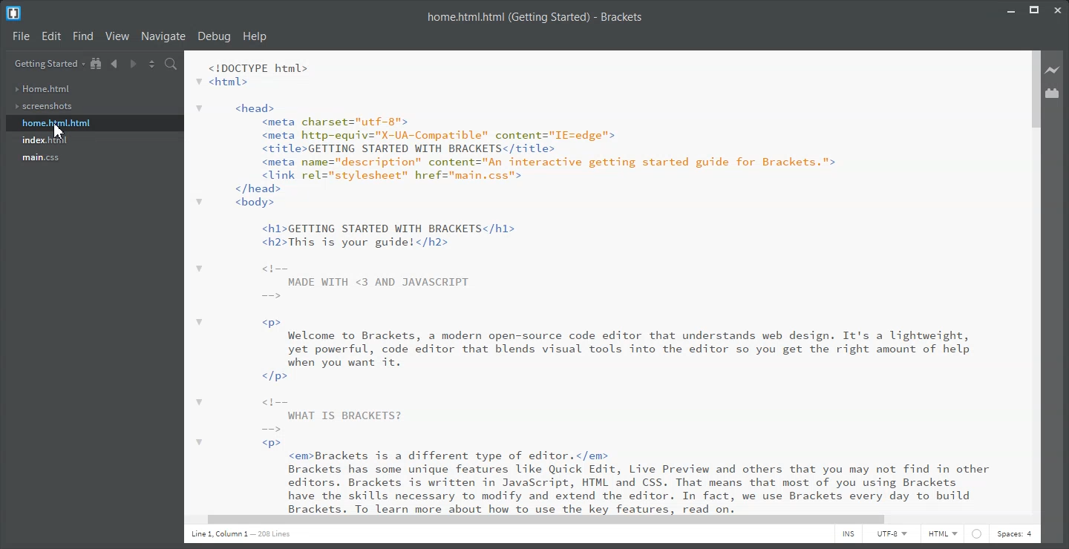 Image resolution: width=1069 pixels, height=549 pixels. Describe the element at coordinates (14, 13) in the screenshot. I see `Logo` at that location.